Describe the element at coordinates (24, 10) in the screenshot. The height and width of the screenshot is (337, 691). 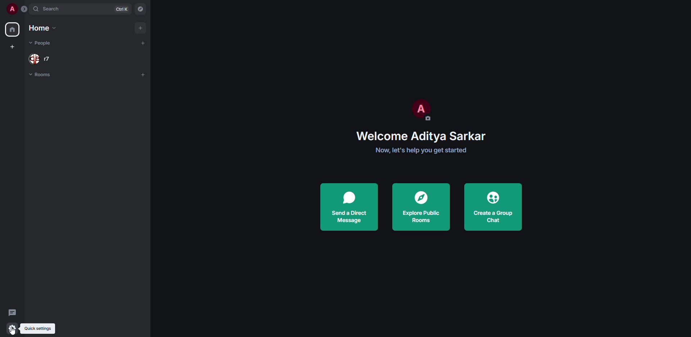
I see `expand` at that location.